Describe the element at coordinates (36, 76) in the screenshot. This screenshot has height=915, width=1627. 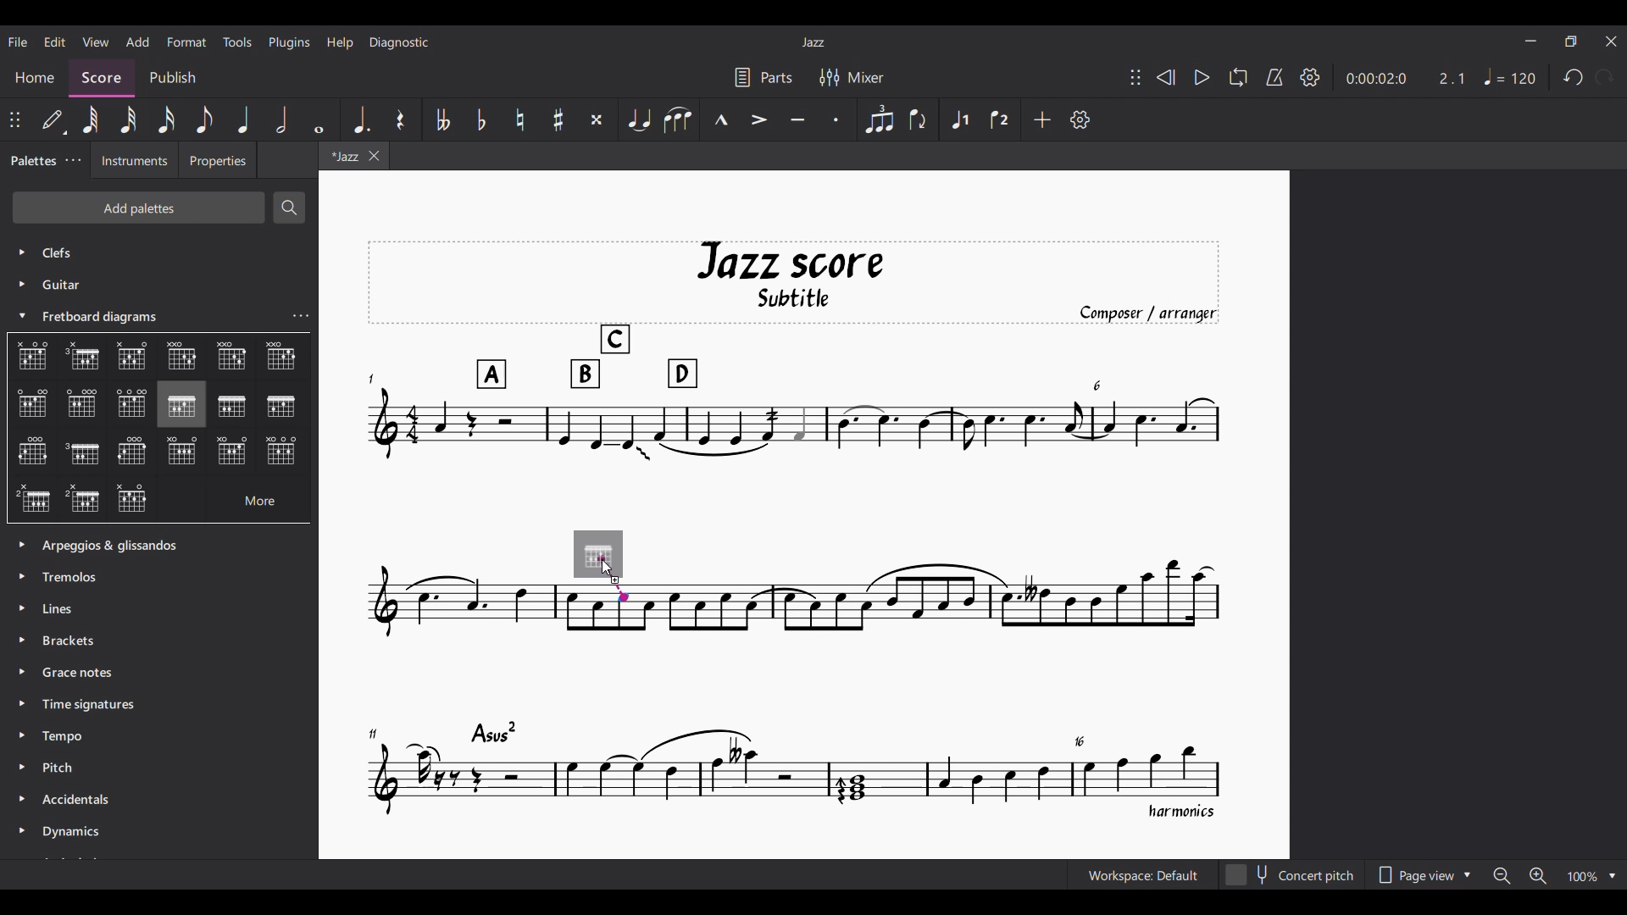
I see `Home` at that location.